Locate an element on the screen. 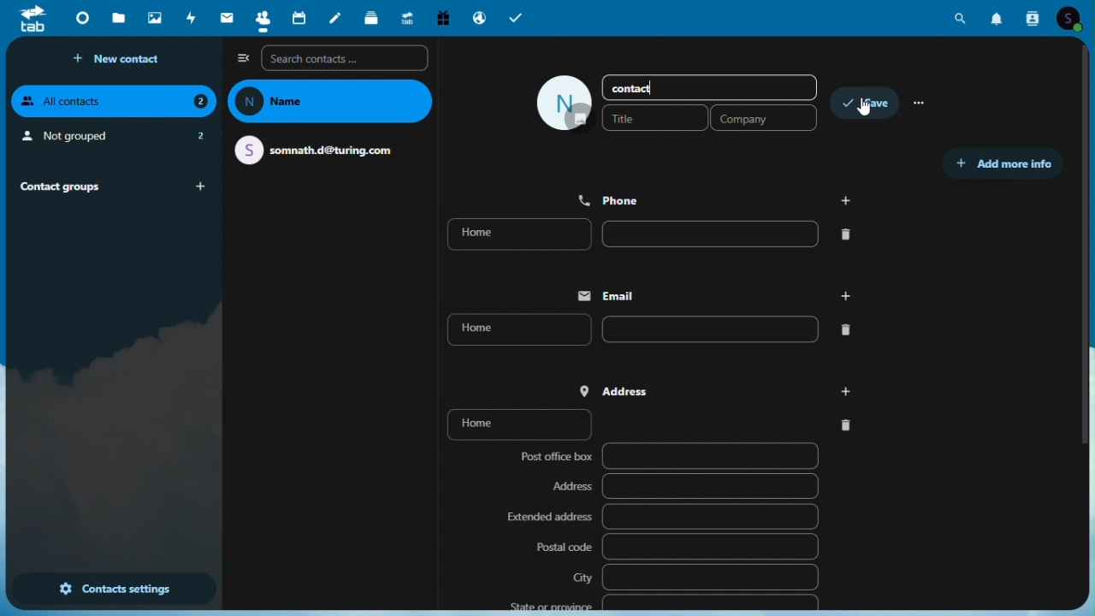 This screenshot has width=1095, height=616. Add more info is located at coordinates (1002, 164).